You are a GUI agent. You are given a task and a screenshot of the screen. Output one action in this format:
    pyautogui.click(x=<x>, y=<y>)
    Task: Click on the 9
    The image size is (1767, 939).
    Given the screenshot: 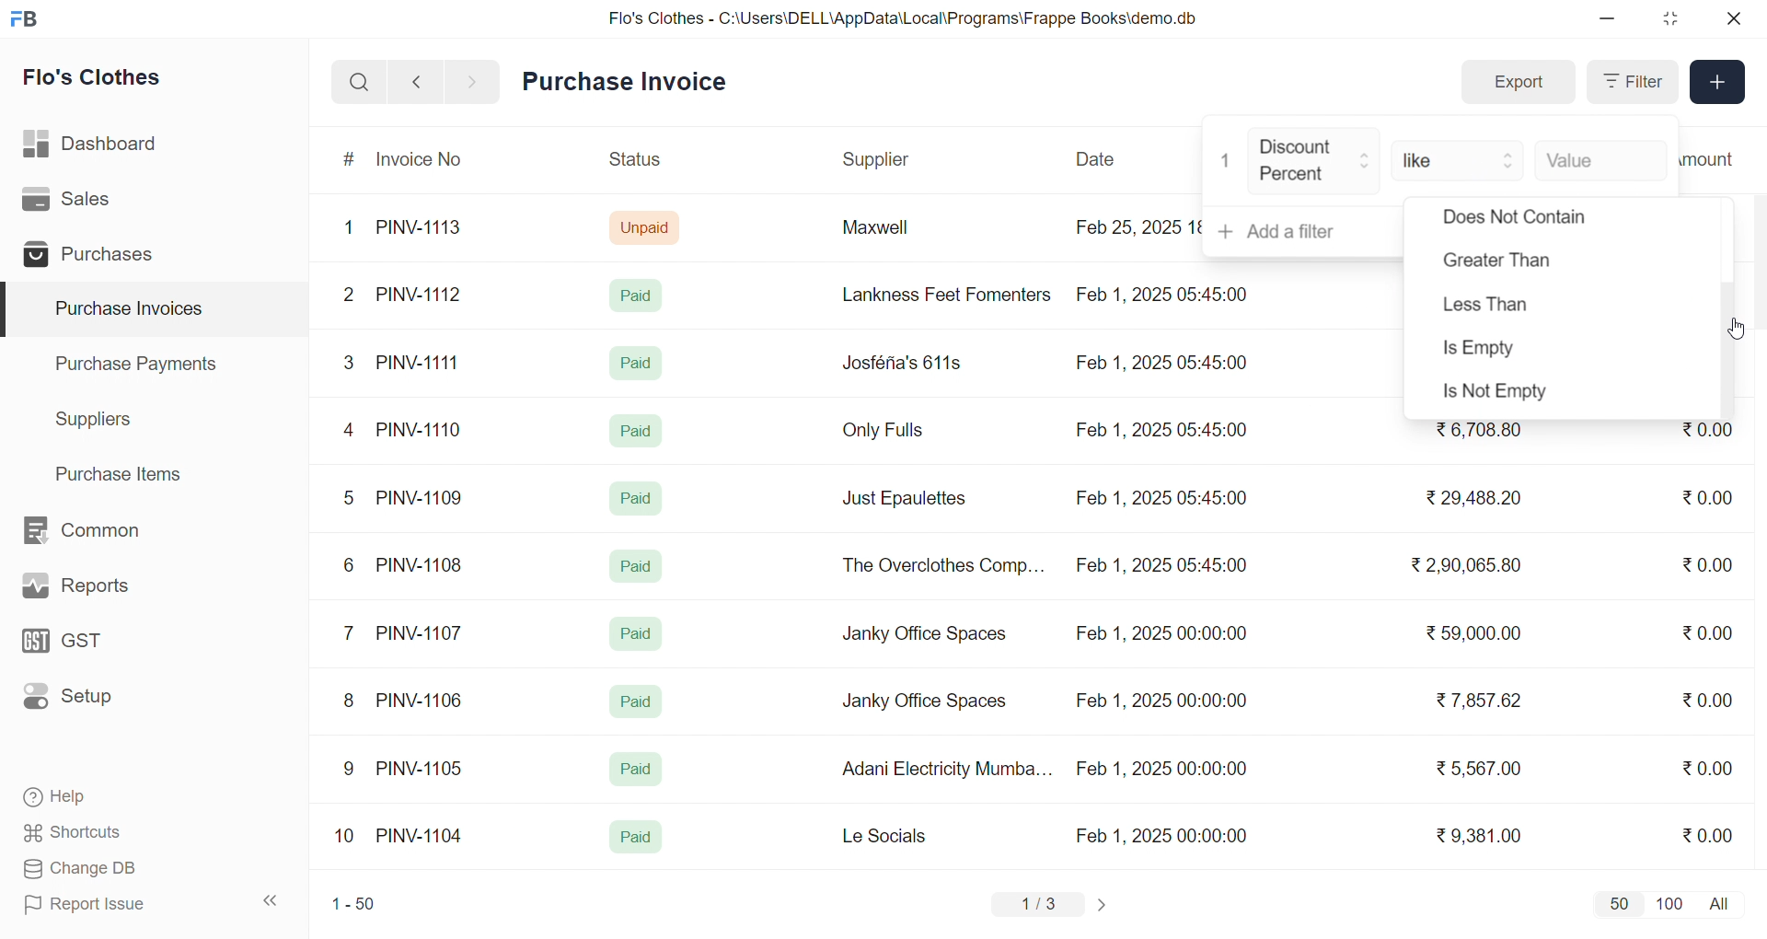 What is the action you would take?
    pyautogui.click(x=350, y=769)
    